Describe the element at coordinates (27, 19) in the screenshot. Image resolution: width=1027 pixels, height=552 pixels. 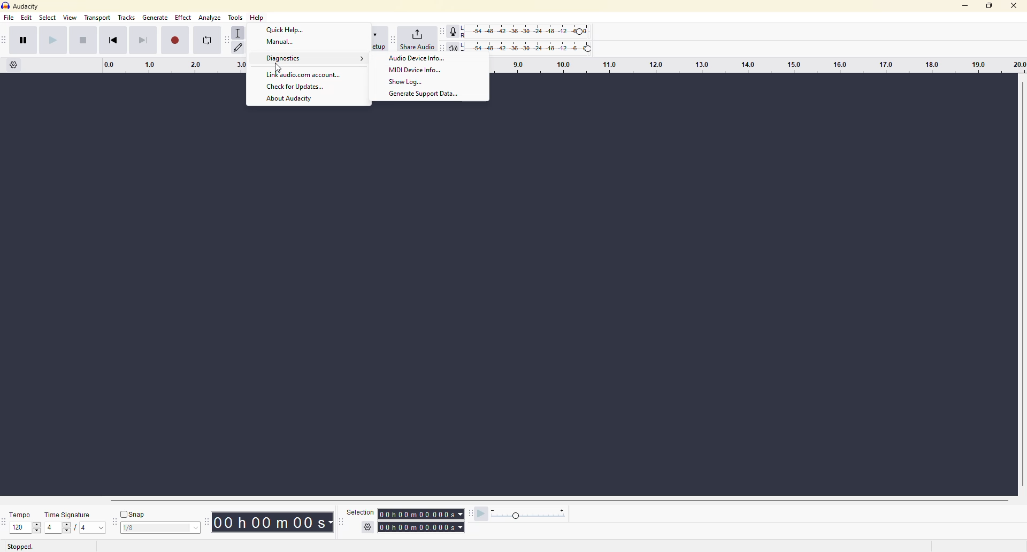
I see `edit` at that location.